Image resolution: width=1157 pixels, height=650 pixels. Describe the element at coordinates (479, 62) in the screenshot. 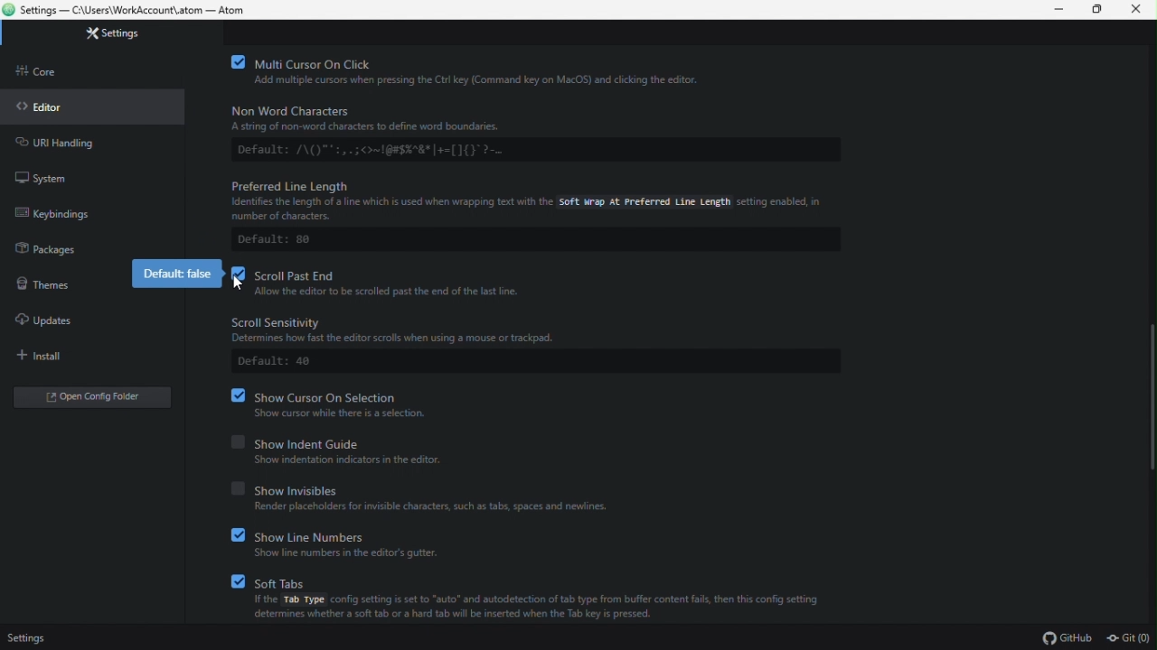

I see `multi cursor on click` at that location.